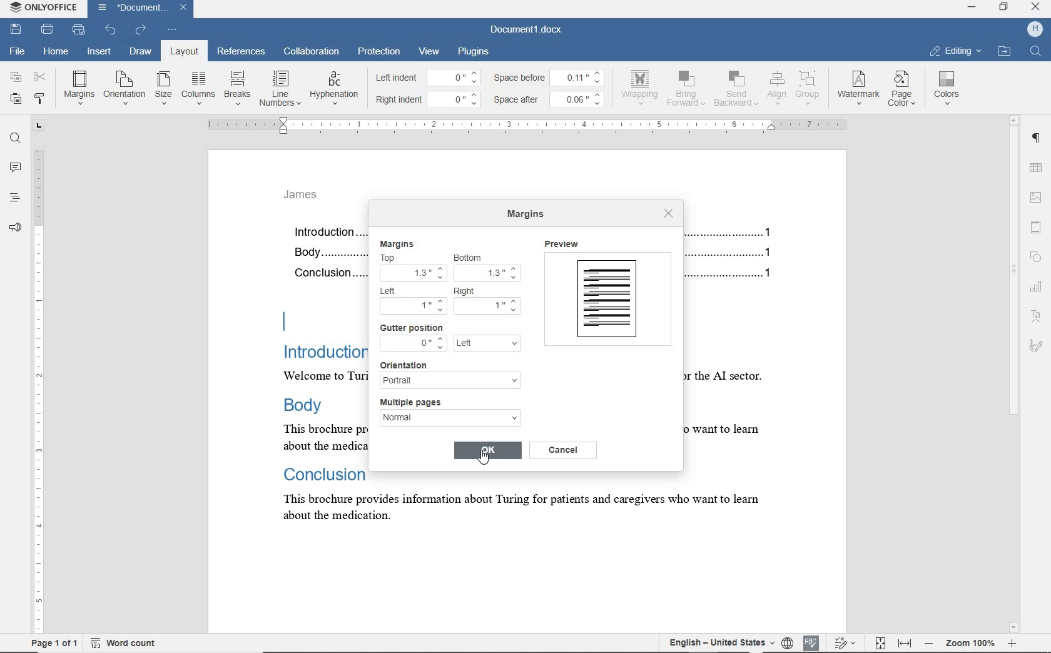  I want to click on print, so click(48, 29).